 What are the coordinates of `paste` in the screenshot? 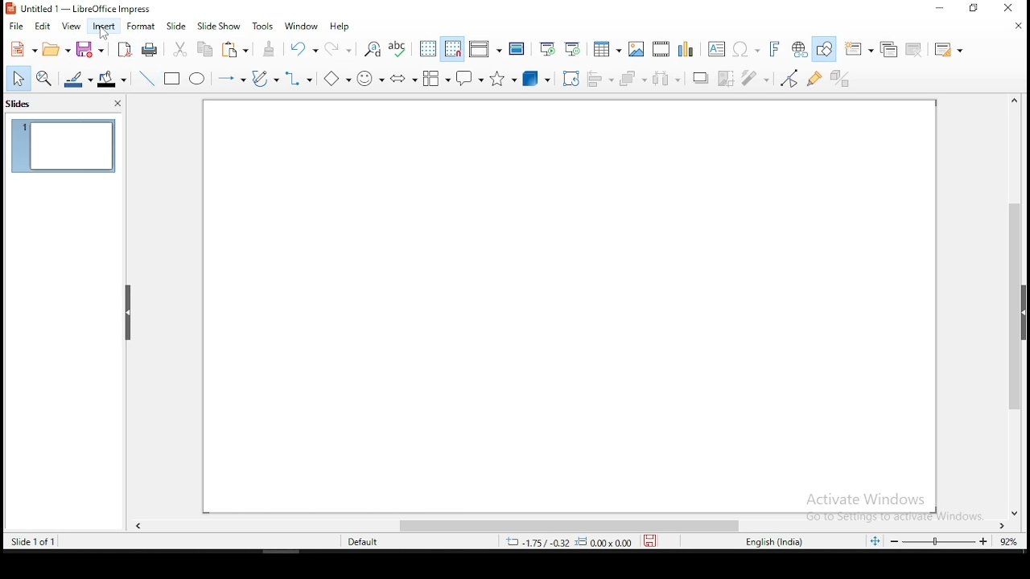 It's located at (237, 50).